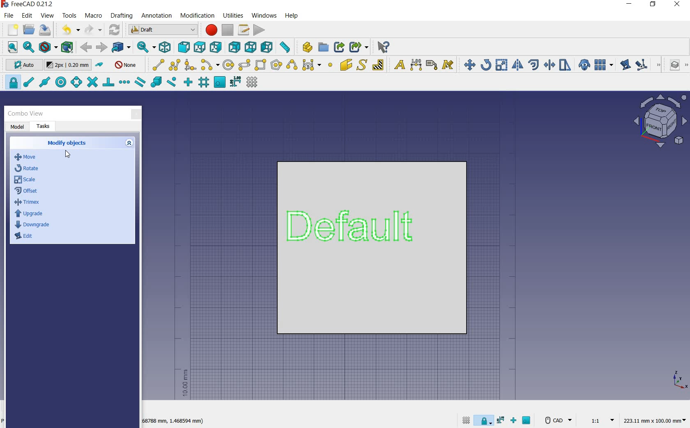 This screenshot has width=690, height=428. What do you see at coordinates (184, 383) in the screenshot?
I see `10mm` at bounding box center [184, 383].